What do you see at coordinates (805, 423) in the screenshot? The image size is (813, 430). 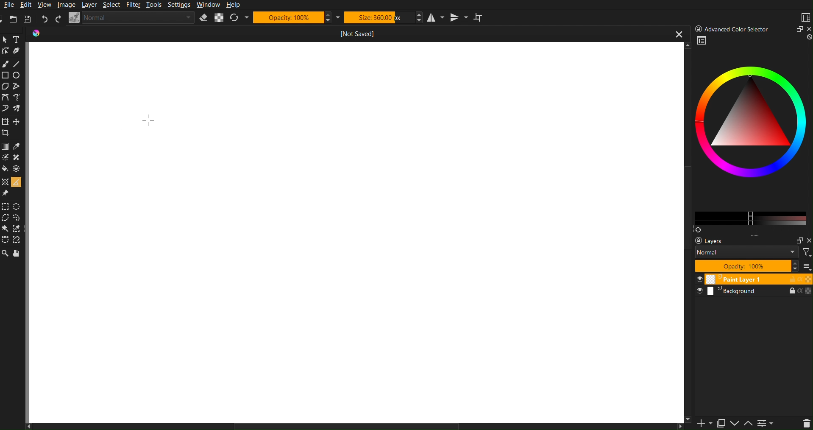 I see `Delete` at bounding box center [805, 423].